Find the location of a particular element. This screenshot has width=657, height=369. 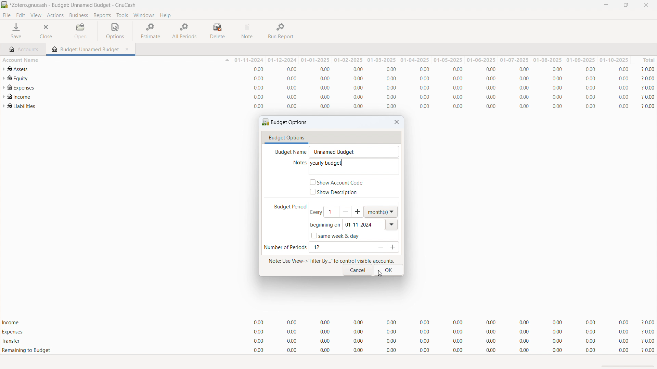

expand subaccounts is located at coordinates (4, 79).